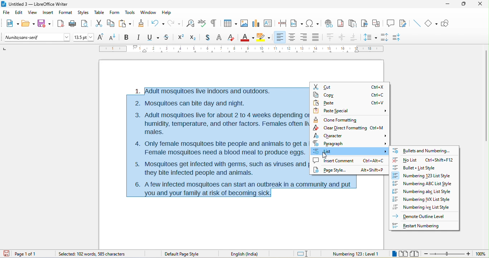 This screenshot has height=258, width=489. I want to click on Demote Outline Level, so click(421, 216).